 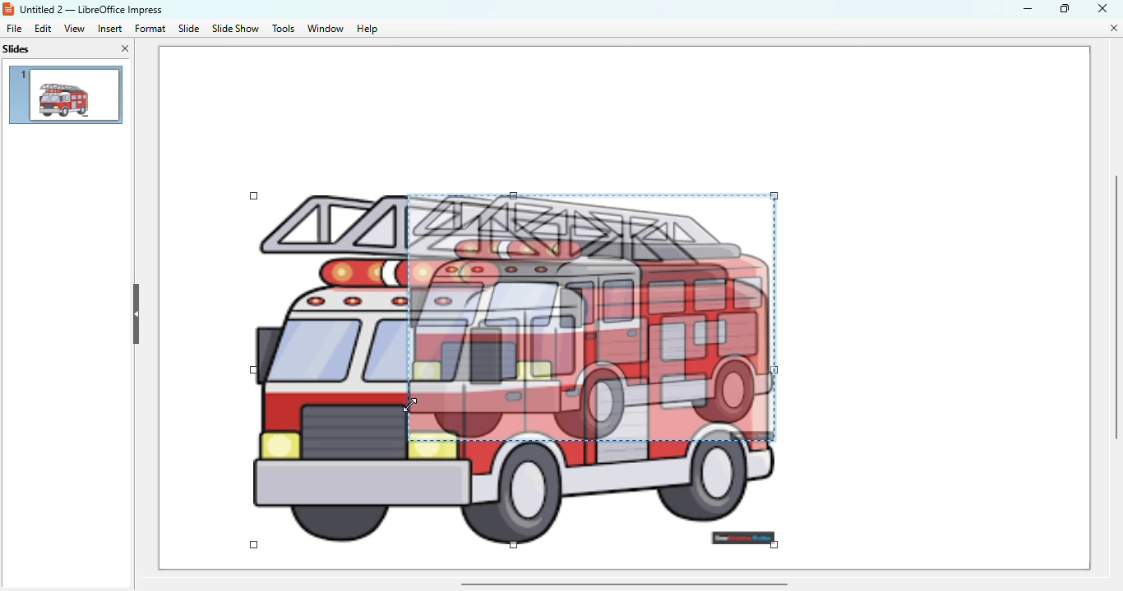 What do you see at coordinates (1028, 9) in the screenshot?
I see `minimize` at bounding box center [1028, 9].